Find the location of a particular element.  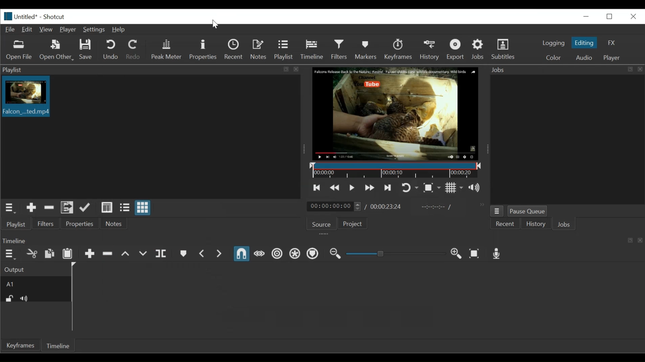

minimize is located at coordinates (587, 16).